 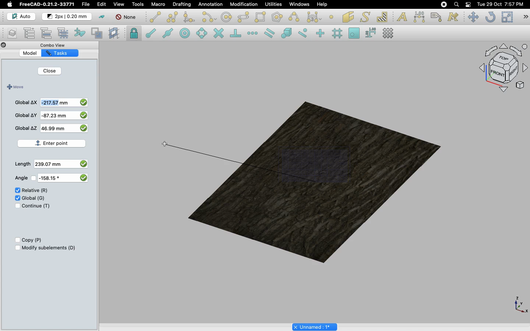 I want to click on Dimension, so click(x=420, y=17).